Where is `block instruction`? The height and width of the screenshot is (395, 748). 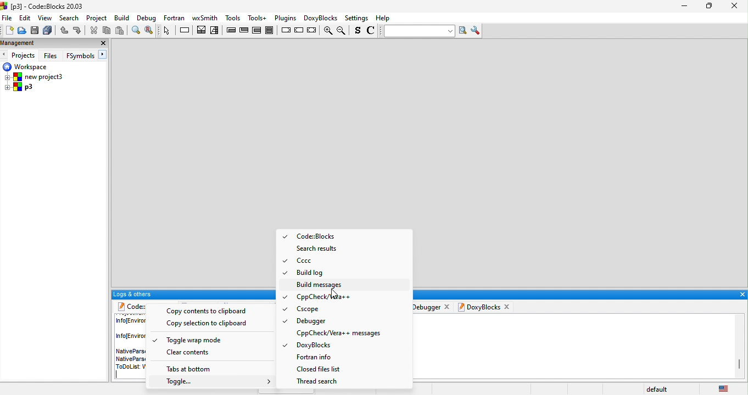
block instruction is located at coordinates (271, 30).